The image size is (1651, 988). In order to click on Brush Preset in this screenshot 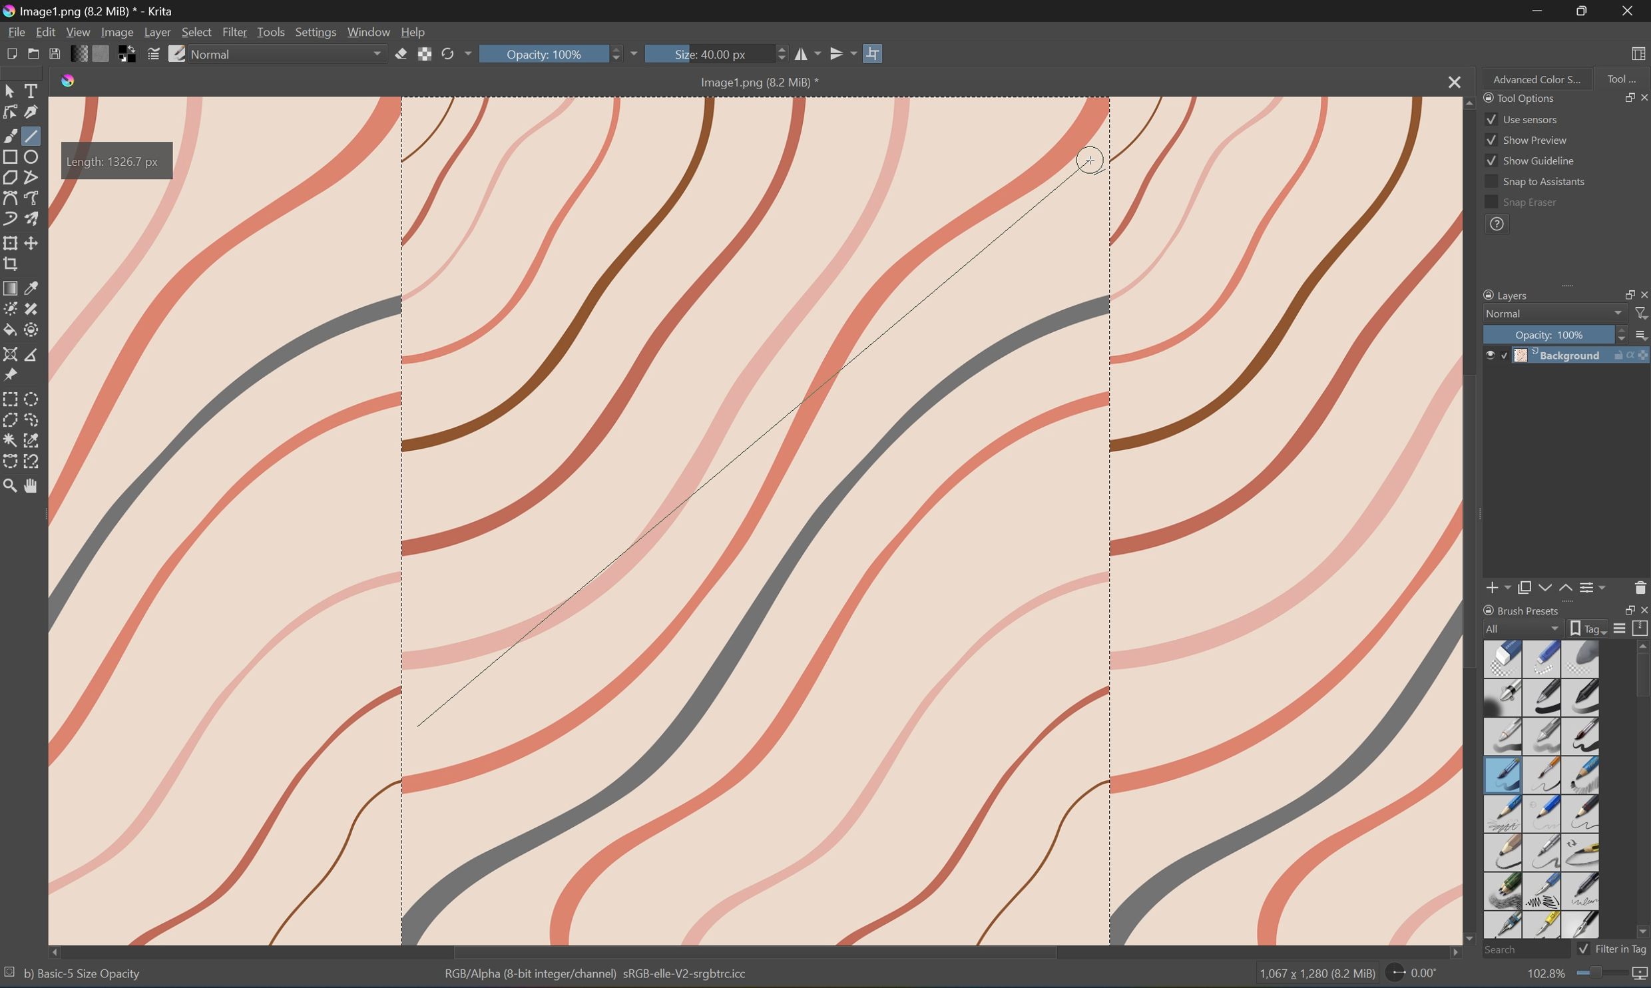, I will do `click(1522, 608)`.